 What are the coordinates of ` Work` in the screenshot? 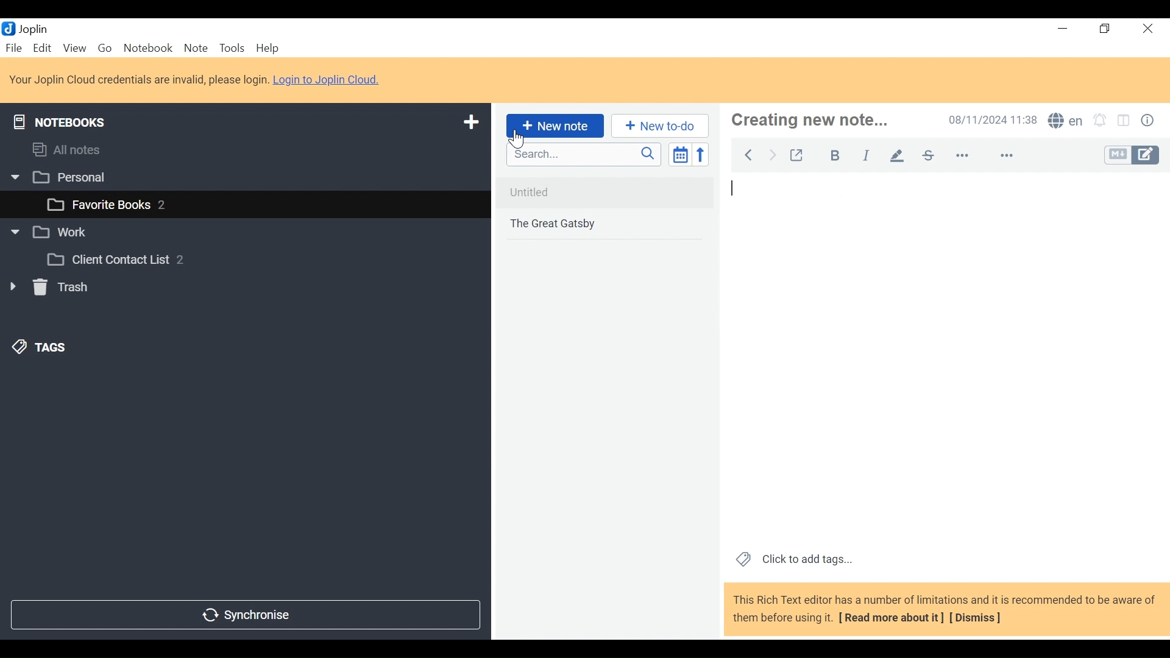 It's located at (48, 229).